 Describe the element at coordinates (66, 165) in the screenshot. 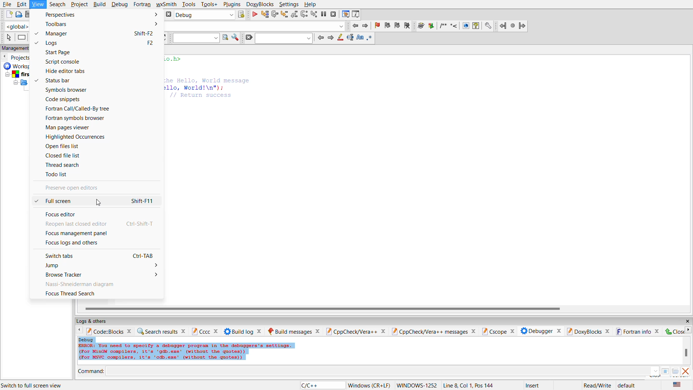

I see `thread search` at that location.